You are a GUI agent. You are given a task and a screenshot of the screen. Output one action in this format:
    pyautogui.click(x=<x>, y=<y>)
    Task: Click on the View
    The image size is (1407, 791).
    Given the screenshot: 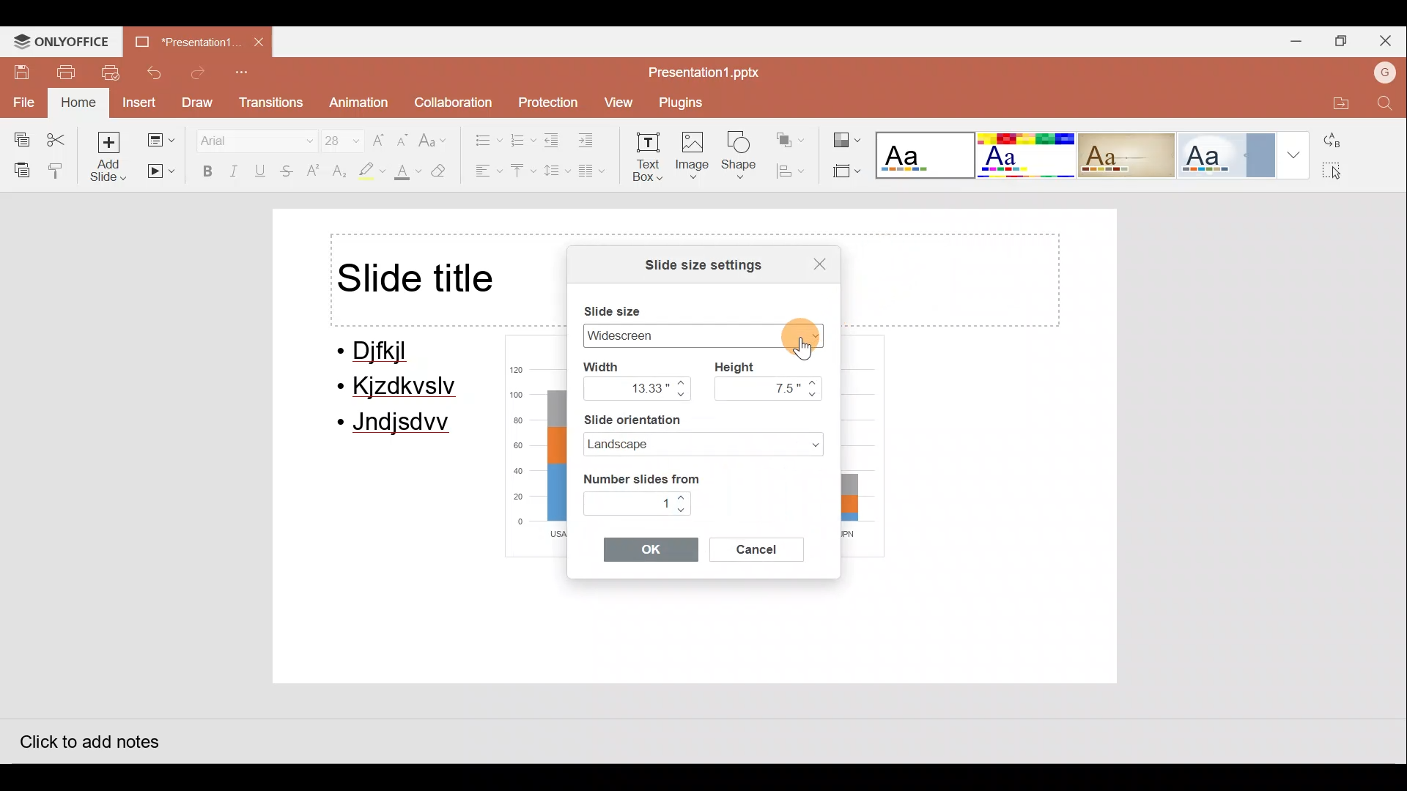 What is the action you would take?
    pyautogui.click(x=617, y=103)
    